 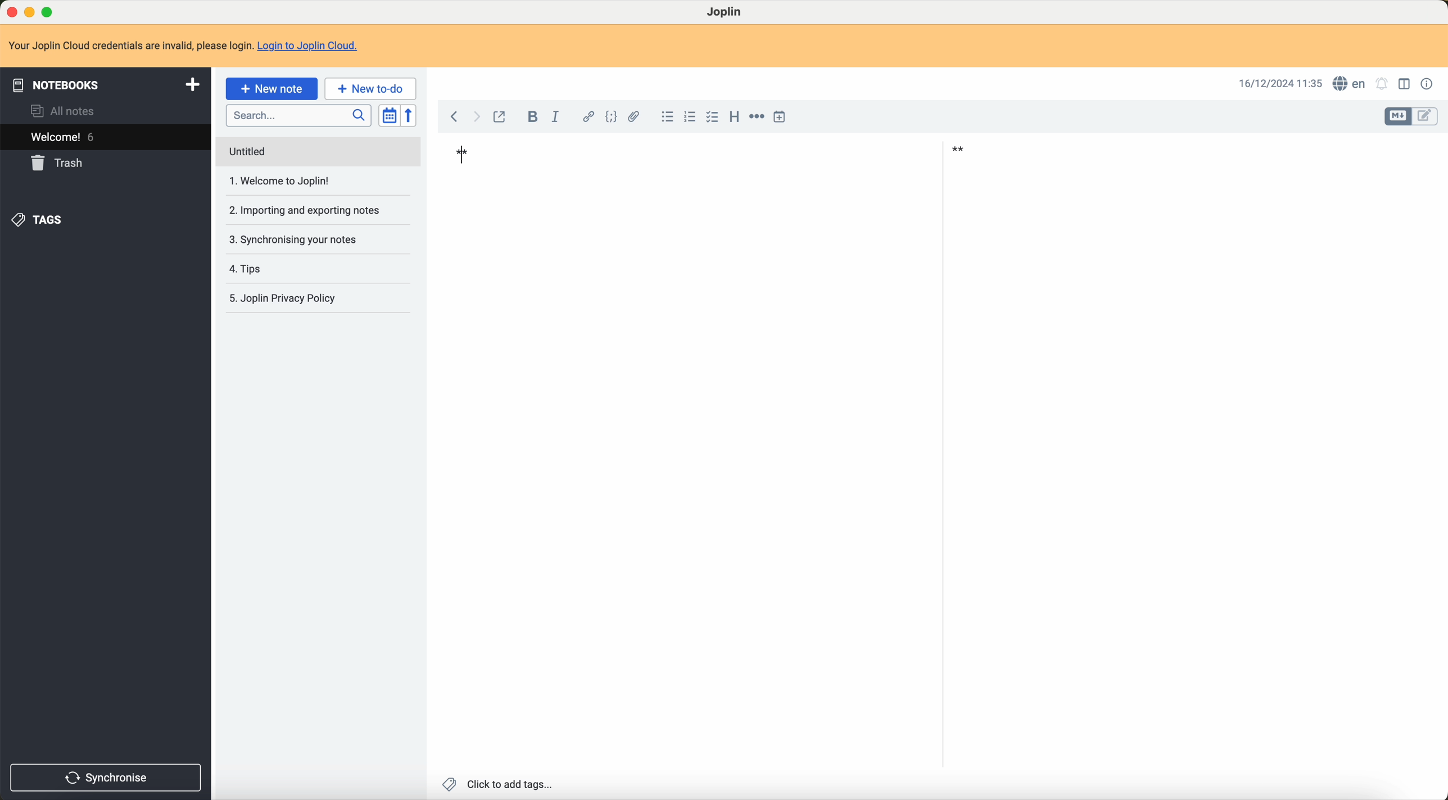 What do you see at coordinates (296, 115) in the screenshot?
I see `search bar` at bounding box center [296, 115].